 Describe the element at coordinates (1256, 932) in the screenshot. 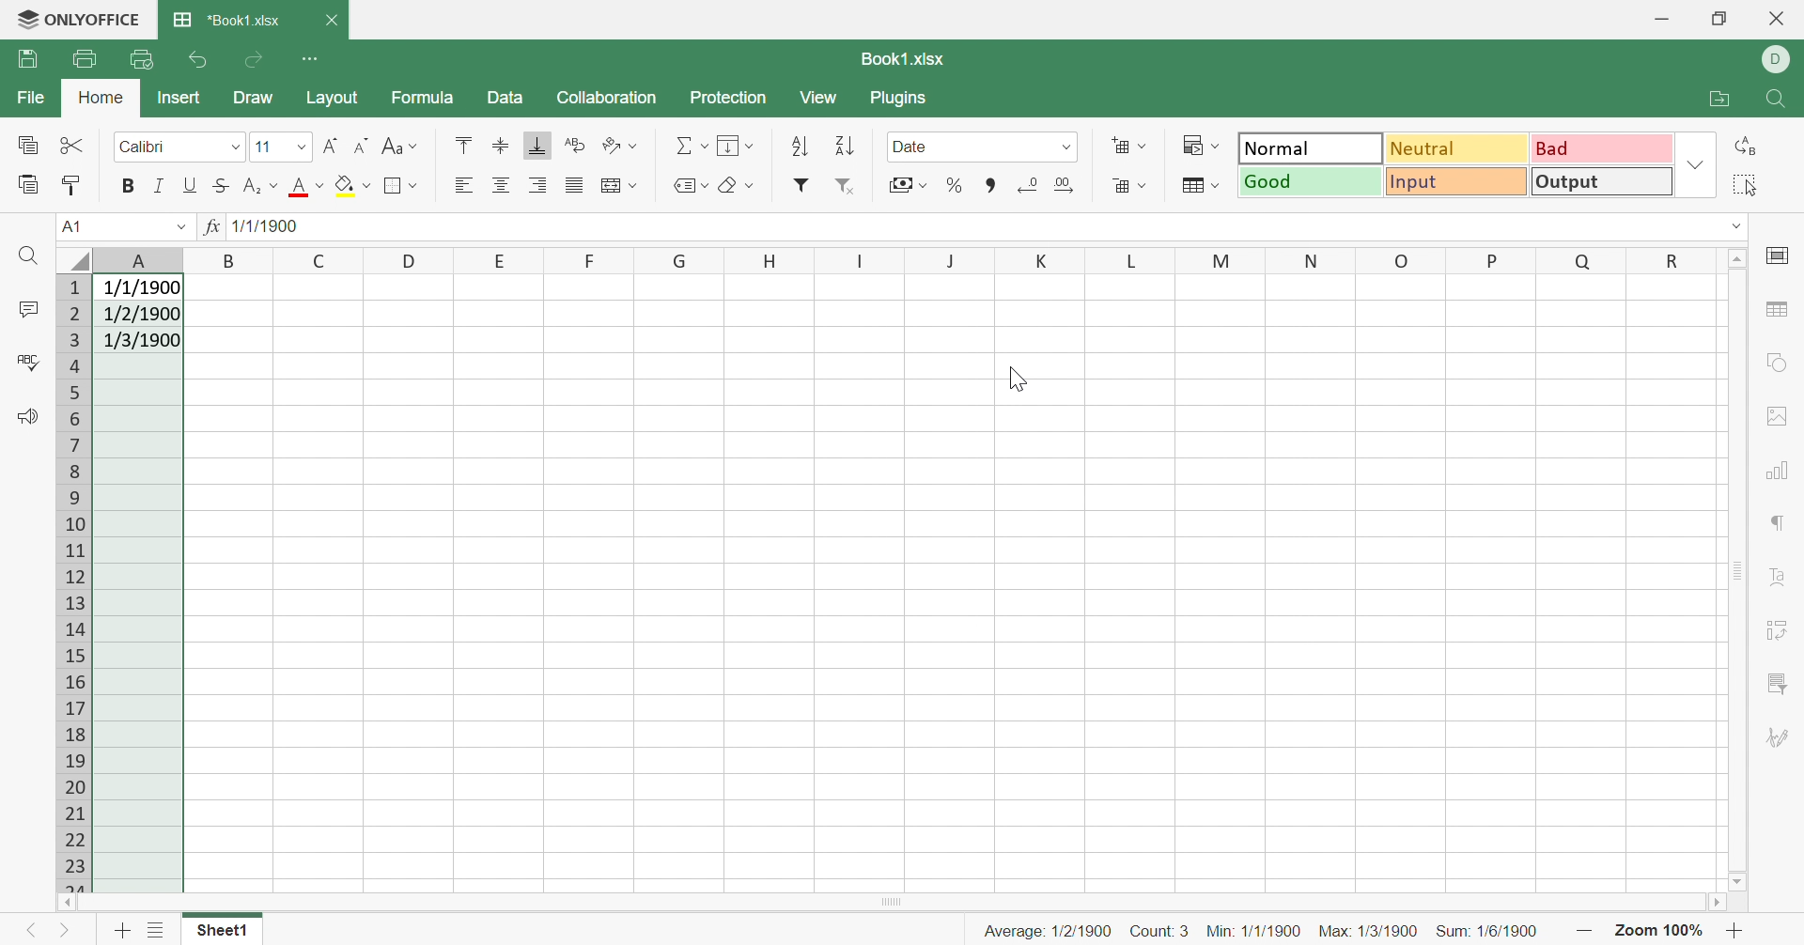

I see `Min: 1/1/1900` at that location.